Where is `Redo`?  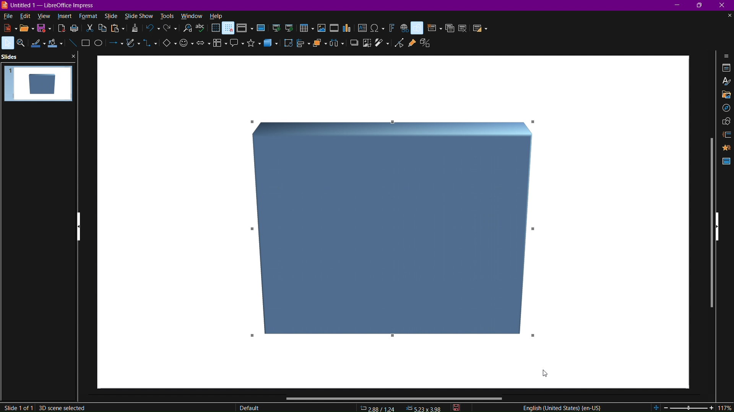
Redo is located at coordinates (169, 29).